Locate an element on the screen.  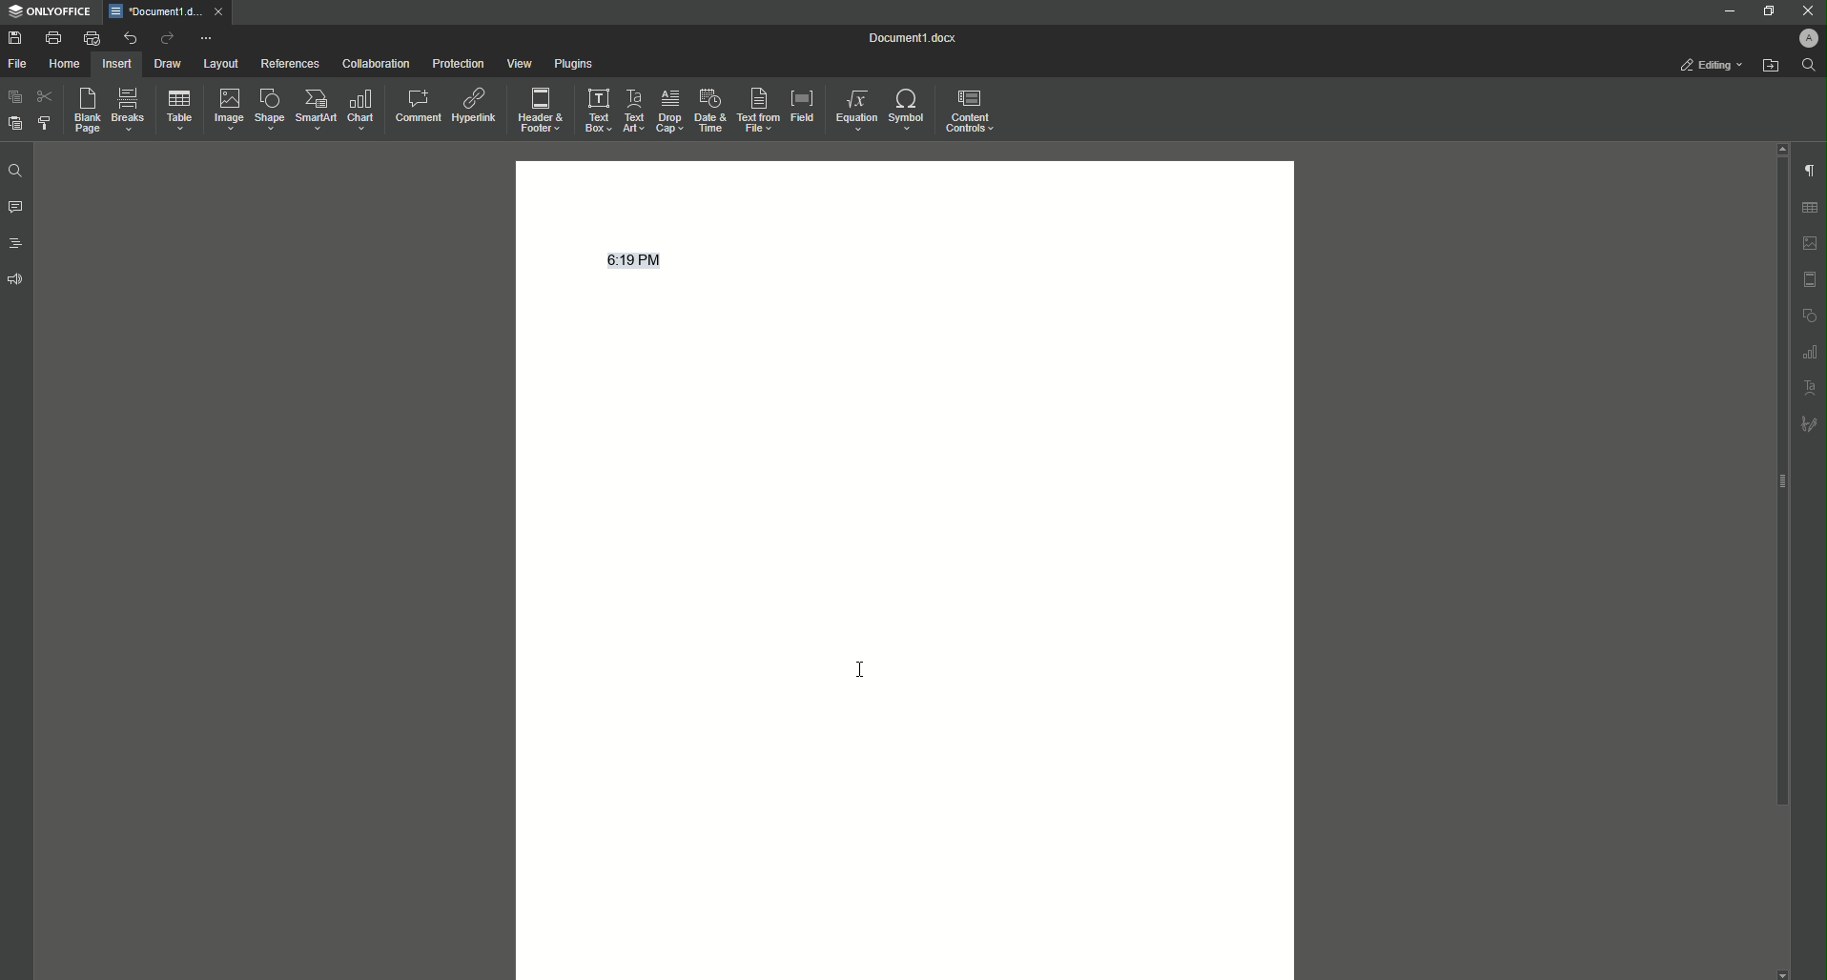
header and footer settings is located at coordinates (1810, 279).